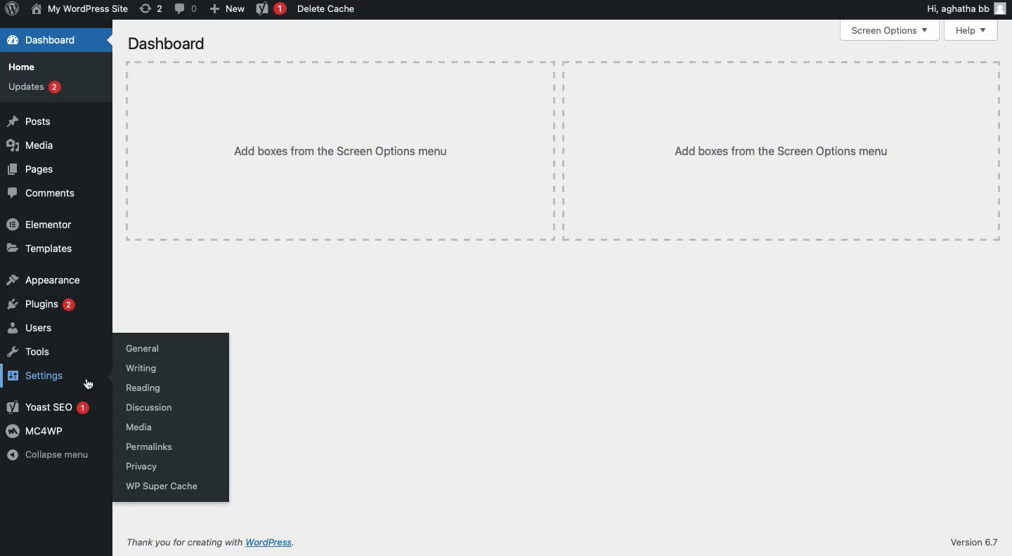 Image resolution: width=1012 pixels, height=556 pixels. Describe the element at coordinates (28, 352) in the screenshot. I see `Tools` at that location.